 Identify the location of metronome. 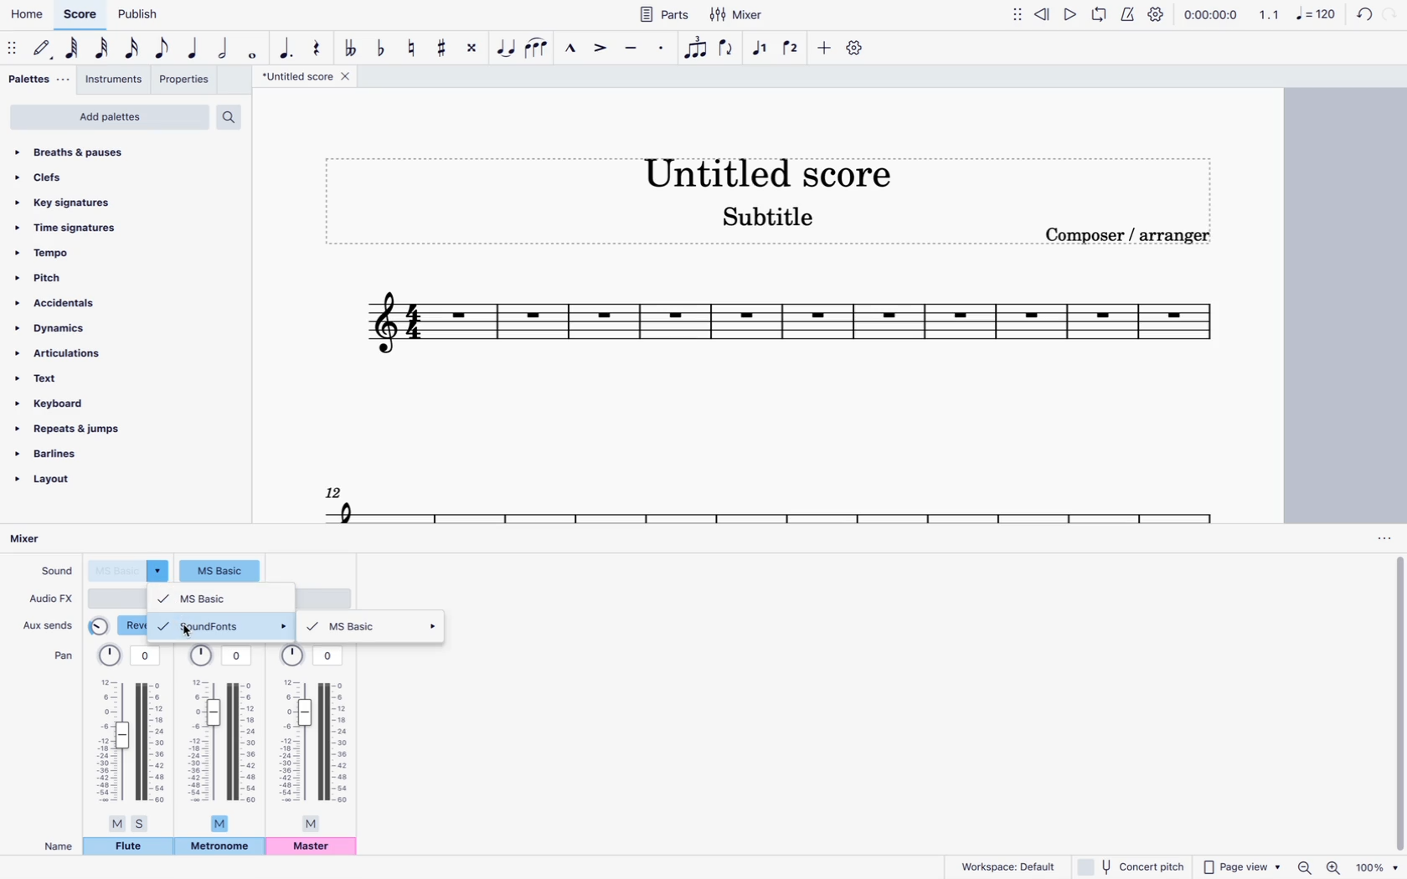
(1126, 13).